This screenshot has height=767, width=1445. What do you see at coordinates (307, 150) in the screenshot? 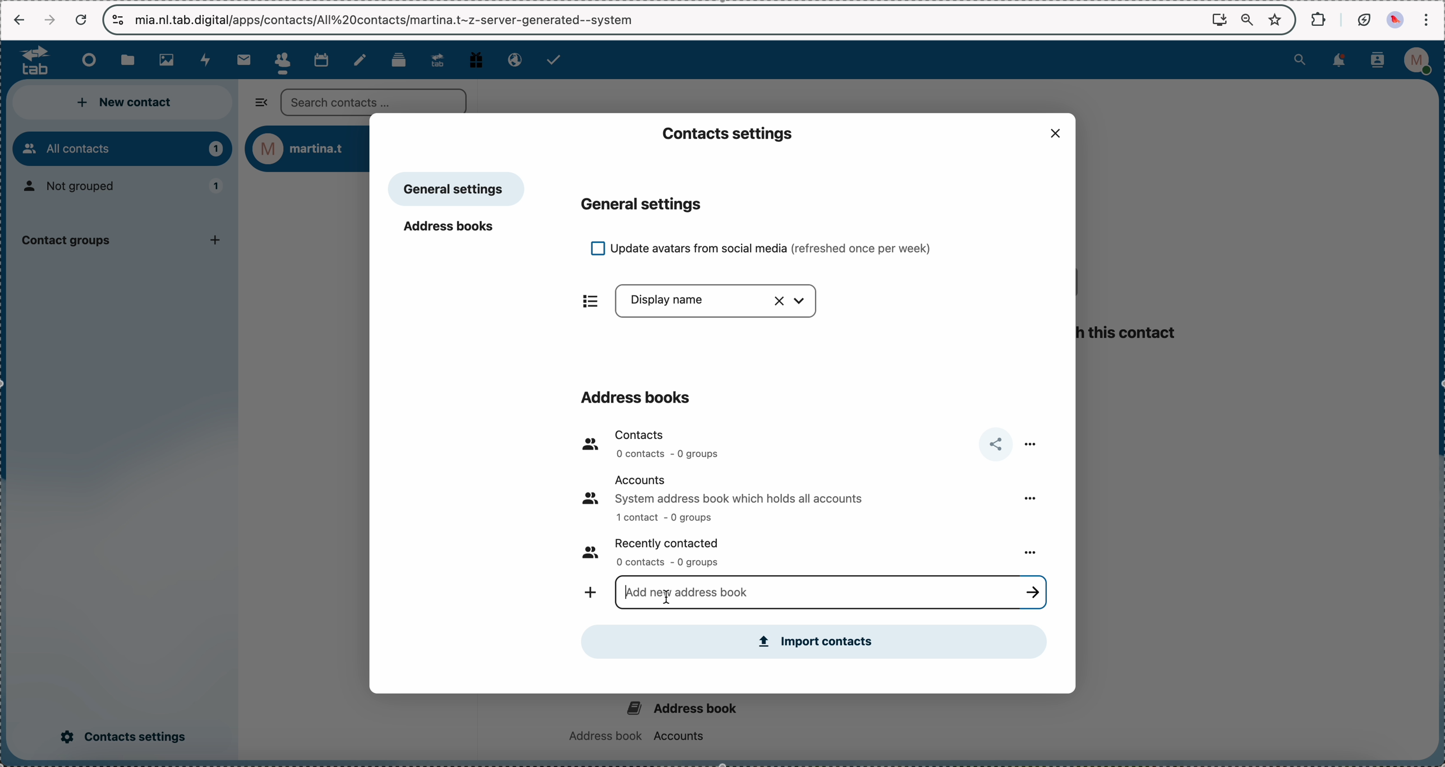
I see `user` at bounding box center [307, 150].